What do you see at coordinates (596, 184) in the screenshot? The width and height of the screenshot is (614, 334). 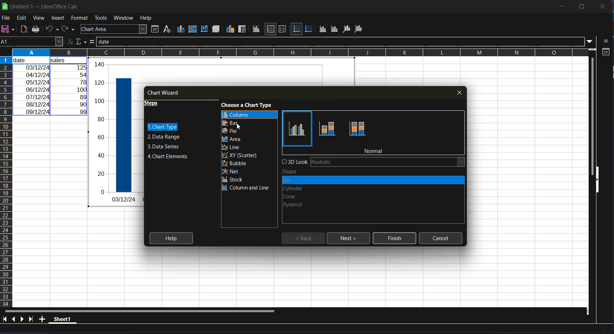 I see `hide` at bounding box center [596, 184].